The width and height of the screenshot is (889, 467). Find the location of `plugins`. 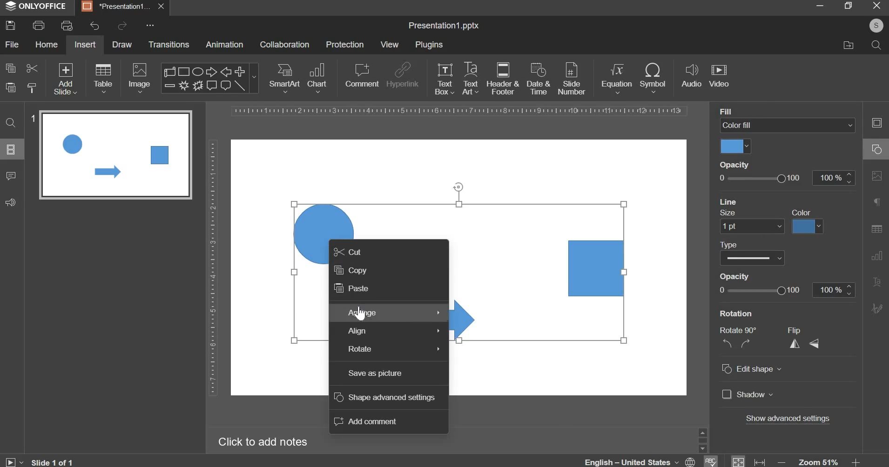

plugins is located at coordinates (429, 45).